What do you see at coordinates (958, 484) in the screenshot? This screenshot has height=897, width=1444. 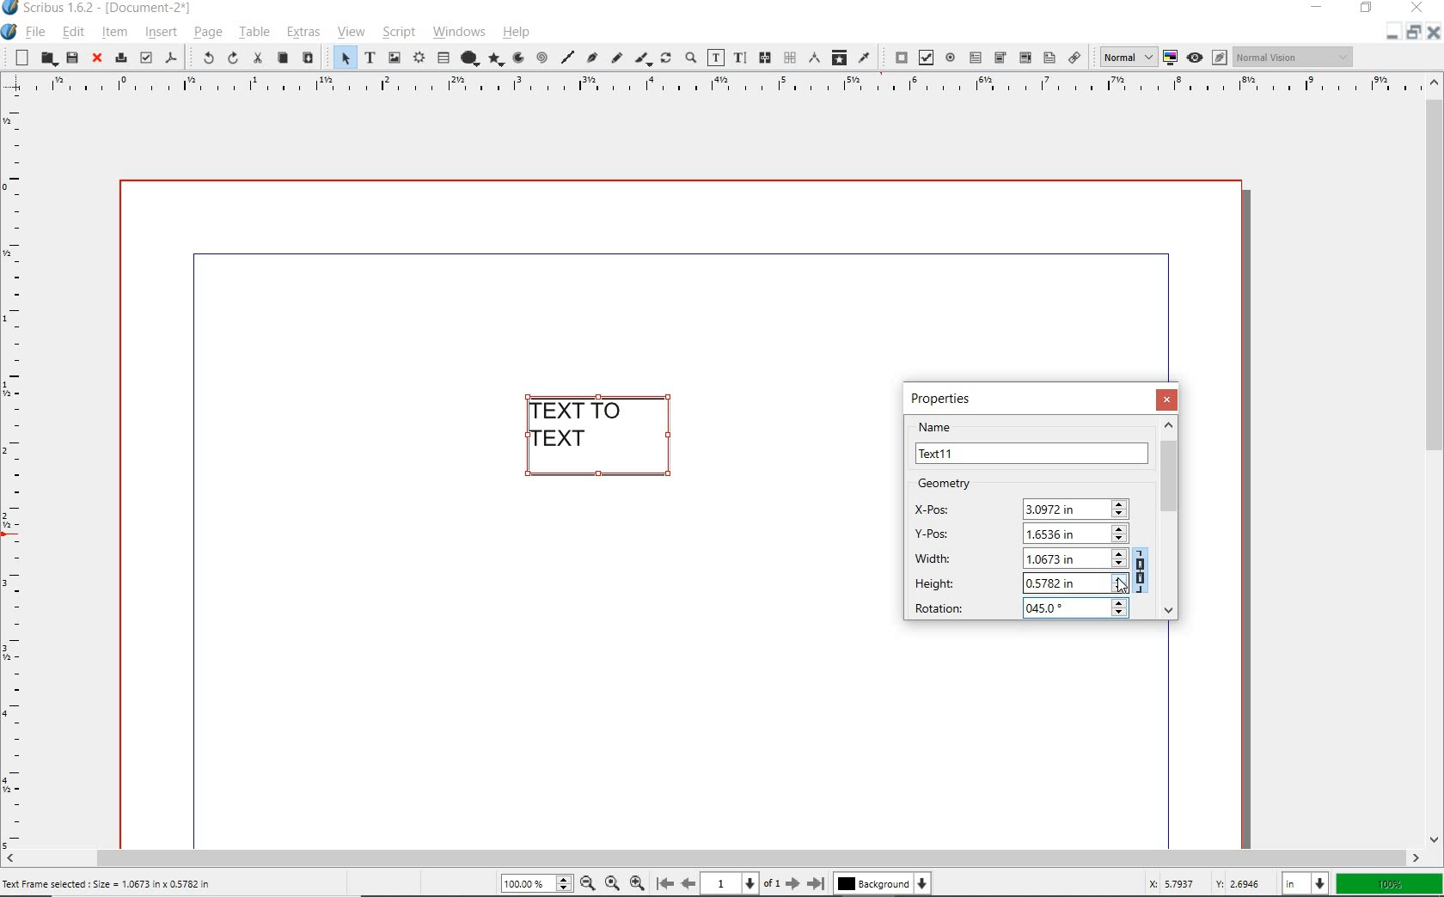 I see `GEOMETRY` at bounding box center [958, 484].